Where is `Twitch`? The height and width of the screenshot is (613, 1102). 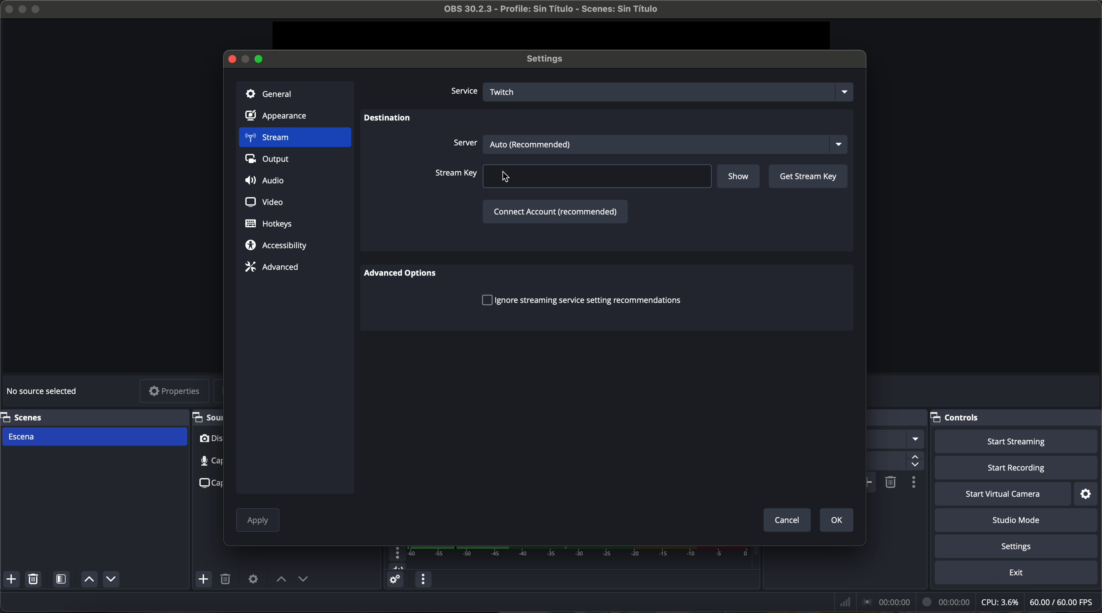 Twitch is located at coordinates (671, 91).